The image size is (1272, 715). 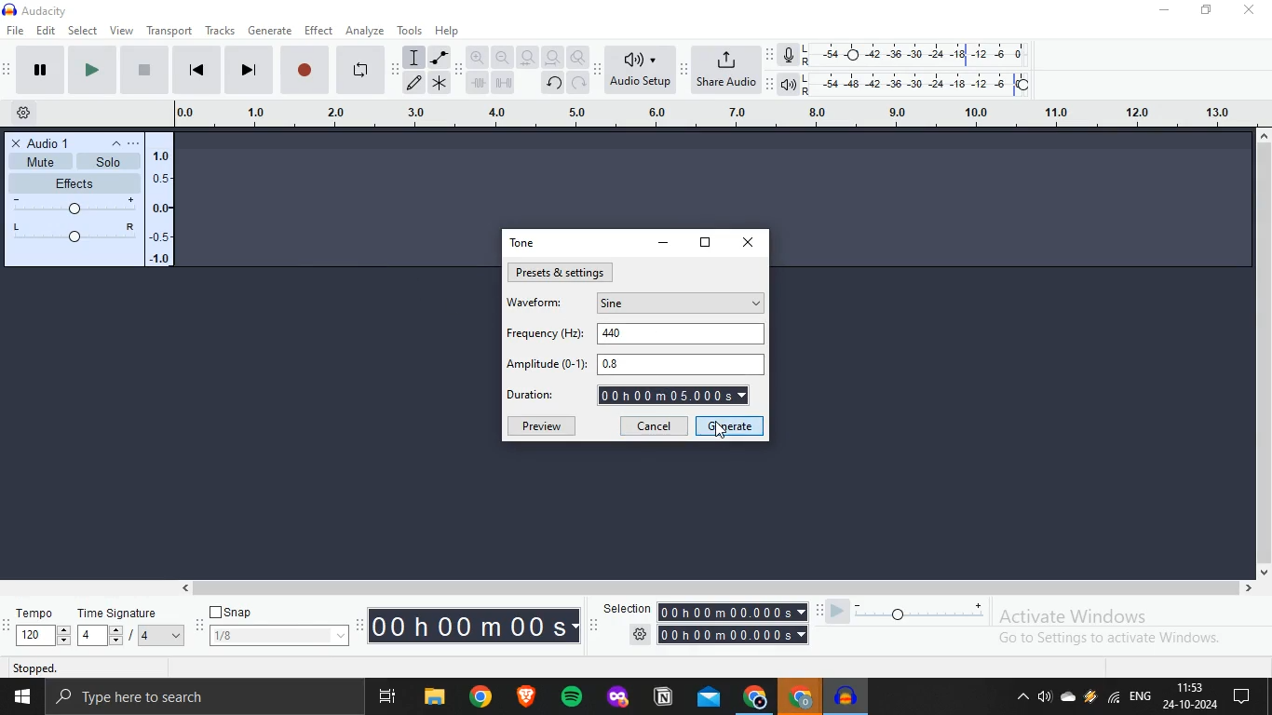 I want to click on Amplitude, so click(x=548, y=364).